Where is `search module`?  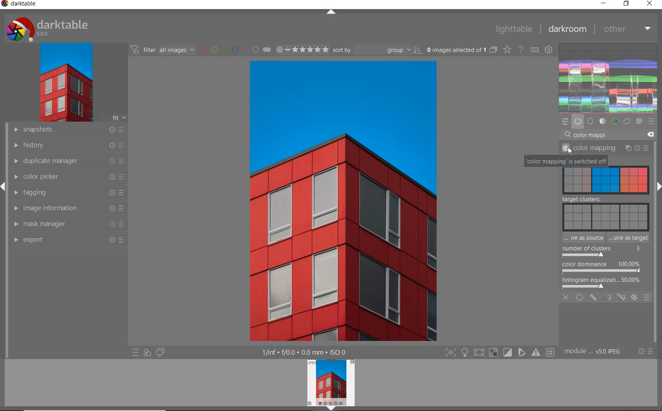
search module is located at coordinates (610, 134).